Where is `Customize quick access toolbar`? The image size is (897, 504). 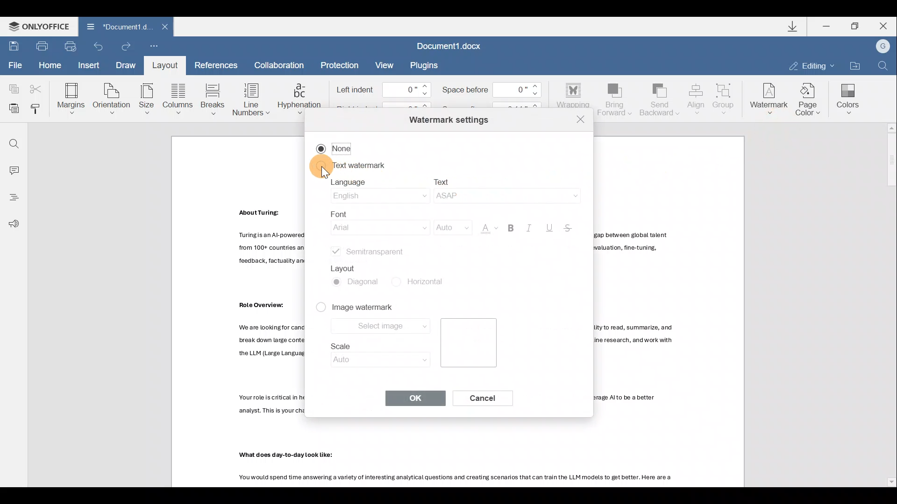
Customize quick access toolbar is located at coordinates (152, 47).